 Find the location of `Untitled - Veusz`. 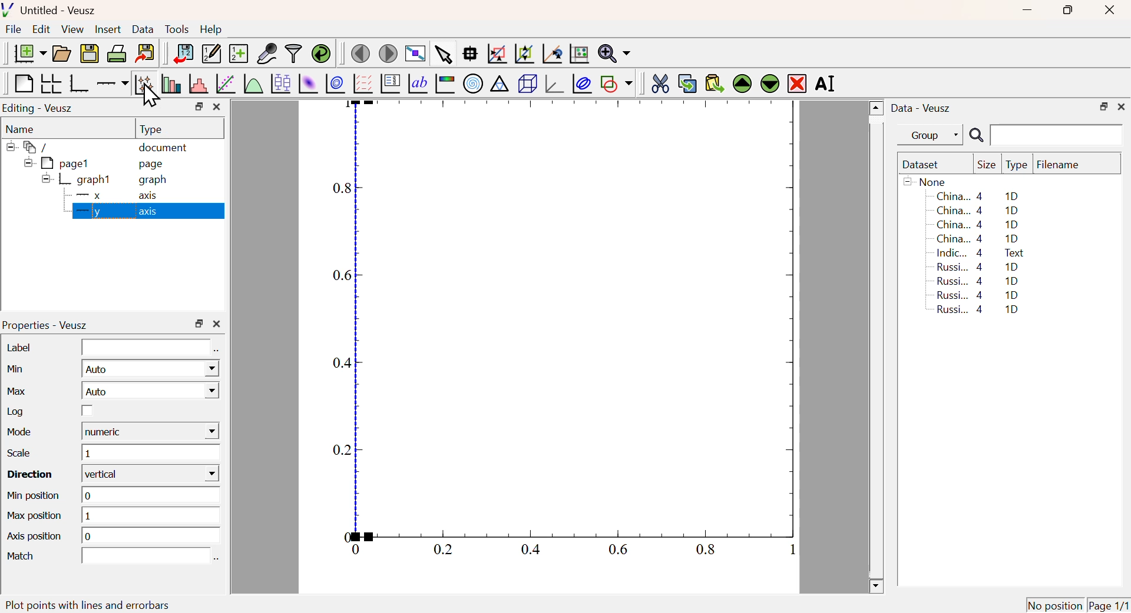

Untitled - Veusz is located at coordinates (52, 11).